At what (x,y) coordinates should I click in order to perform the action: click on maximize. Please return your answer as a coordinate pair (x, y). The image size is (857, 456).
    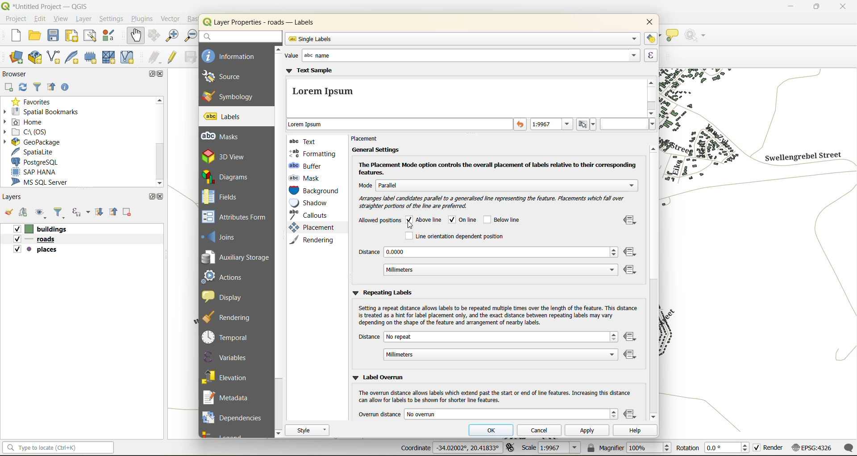
    Looking at the image, I should click on (150, 197).